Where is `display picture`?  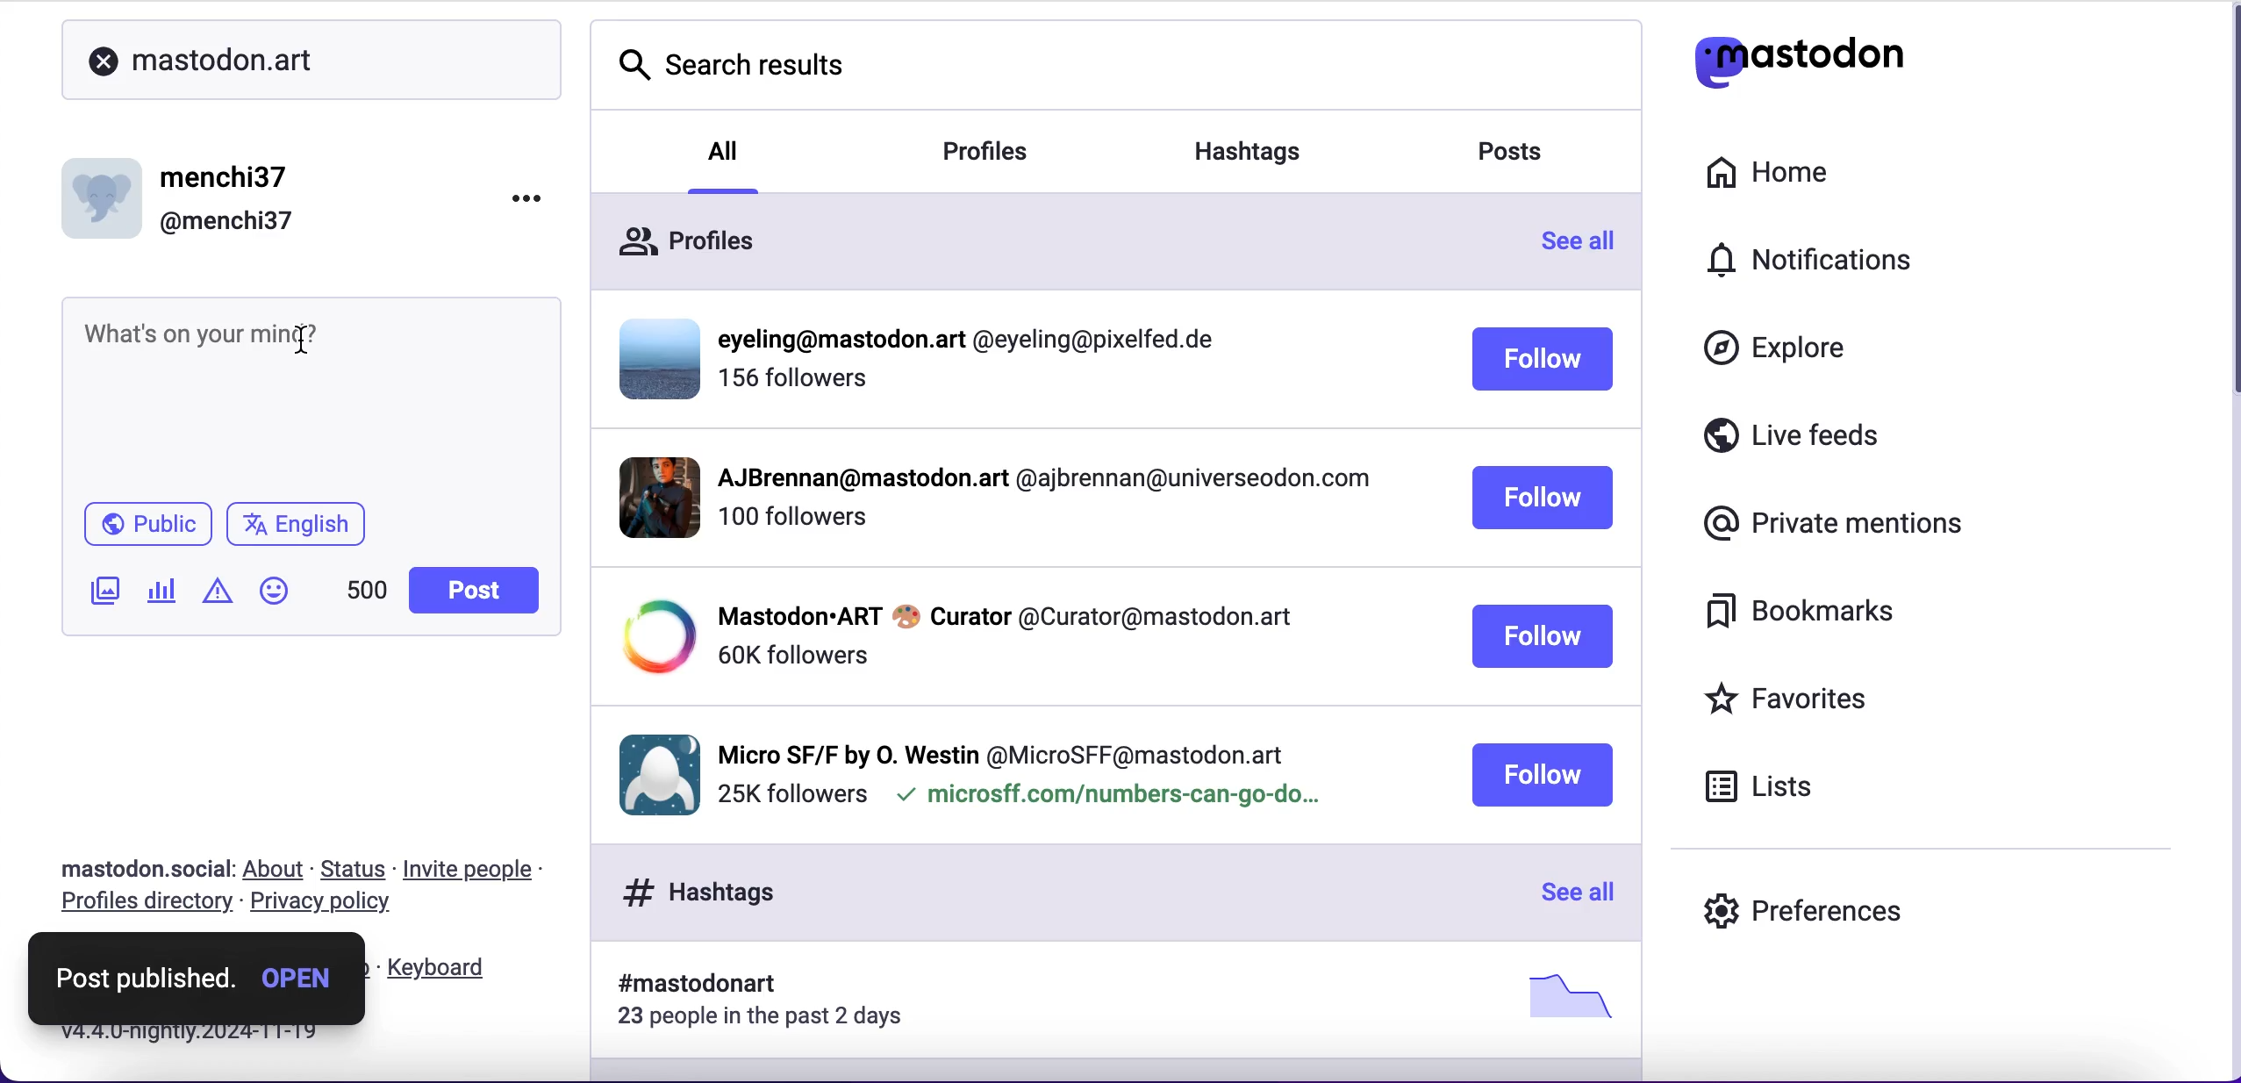 display picture is located at coordinates (105, 192).